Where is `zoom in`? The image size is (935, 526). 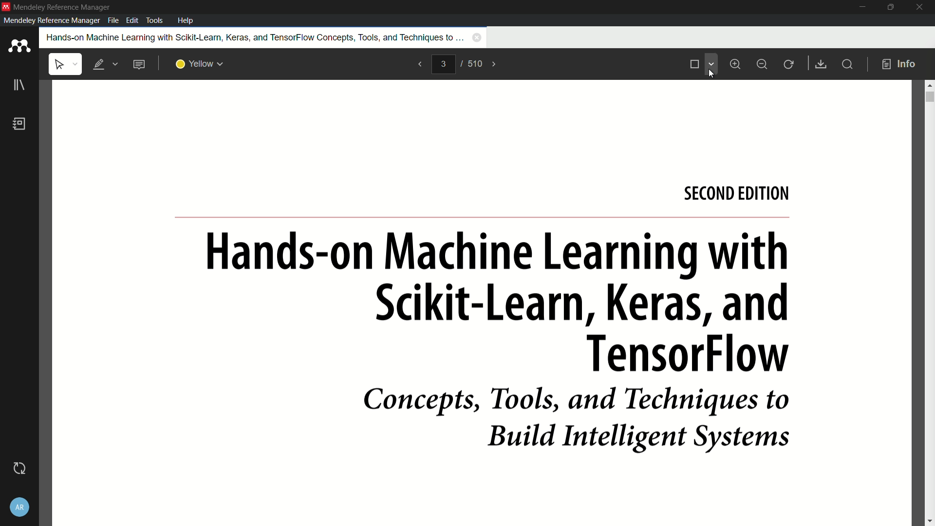
zoom in is located at coordinates (737, 64).